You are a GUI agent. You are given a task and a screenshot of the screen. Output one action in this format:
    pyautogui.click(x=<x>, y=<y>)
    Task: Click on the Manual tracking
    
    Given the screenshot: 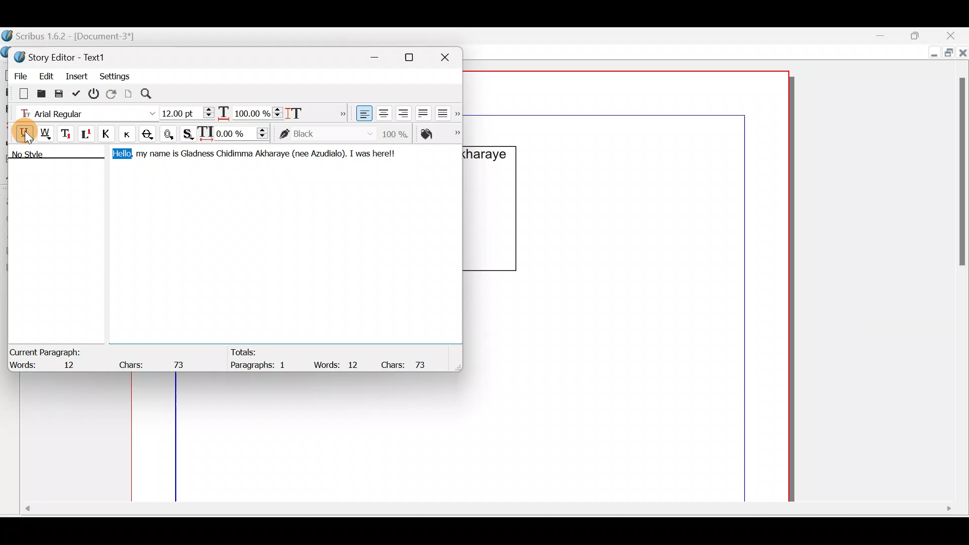 What is the action you would take?
    pyautogui.click(x=236, y=133)
    